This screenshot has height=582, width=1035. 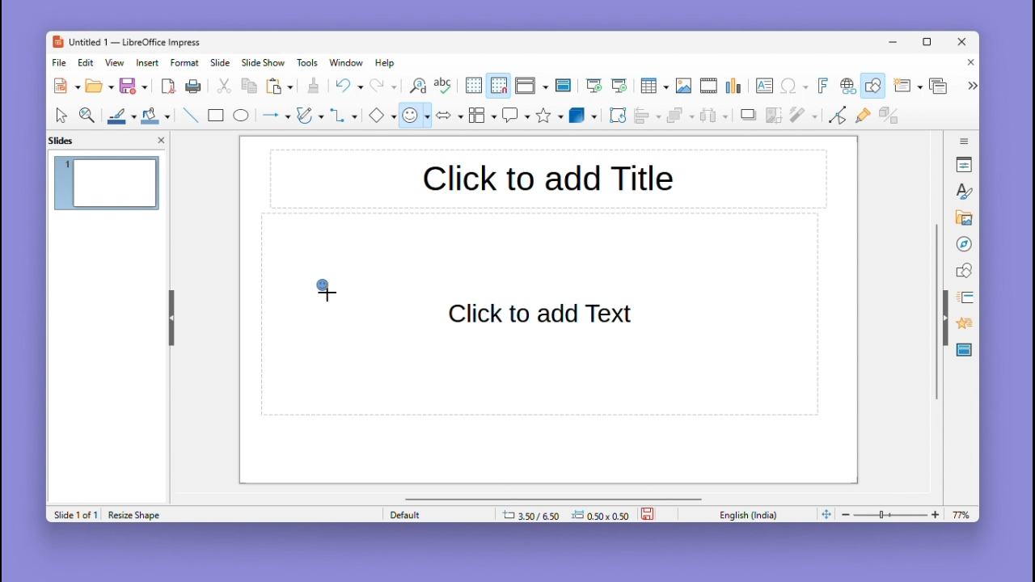 What do you see at coordinates (214, 115) in the screenshot?
I see `Rectangle` at bounding box center [214, 115].